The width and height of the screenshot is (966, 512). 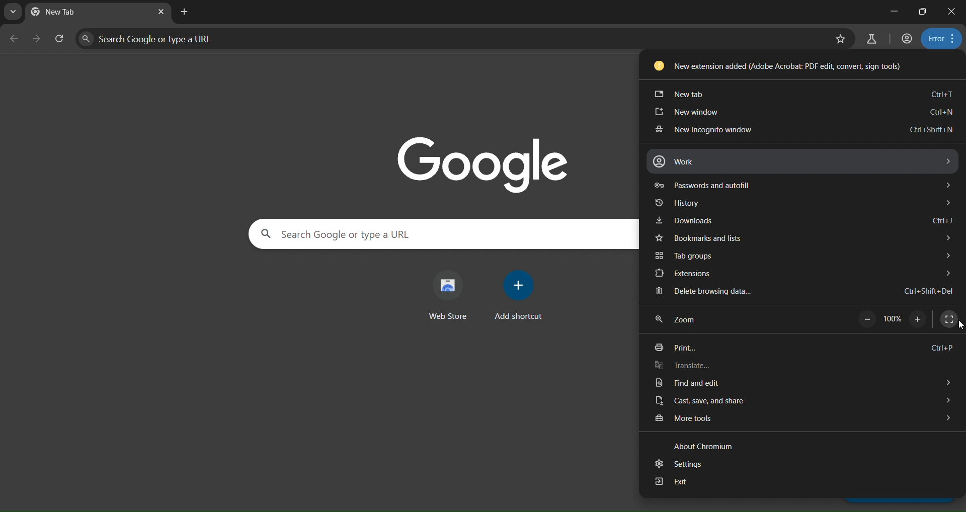 What do you see at coordinates (452, 294) in the screenshot?
I see `webstore` at bounding box center [452, 294].